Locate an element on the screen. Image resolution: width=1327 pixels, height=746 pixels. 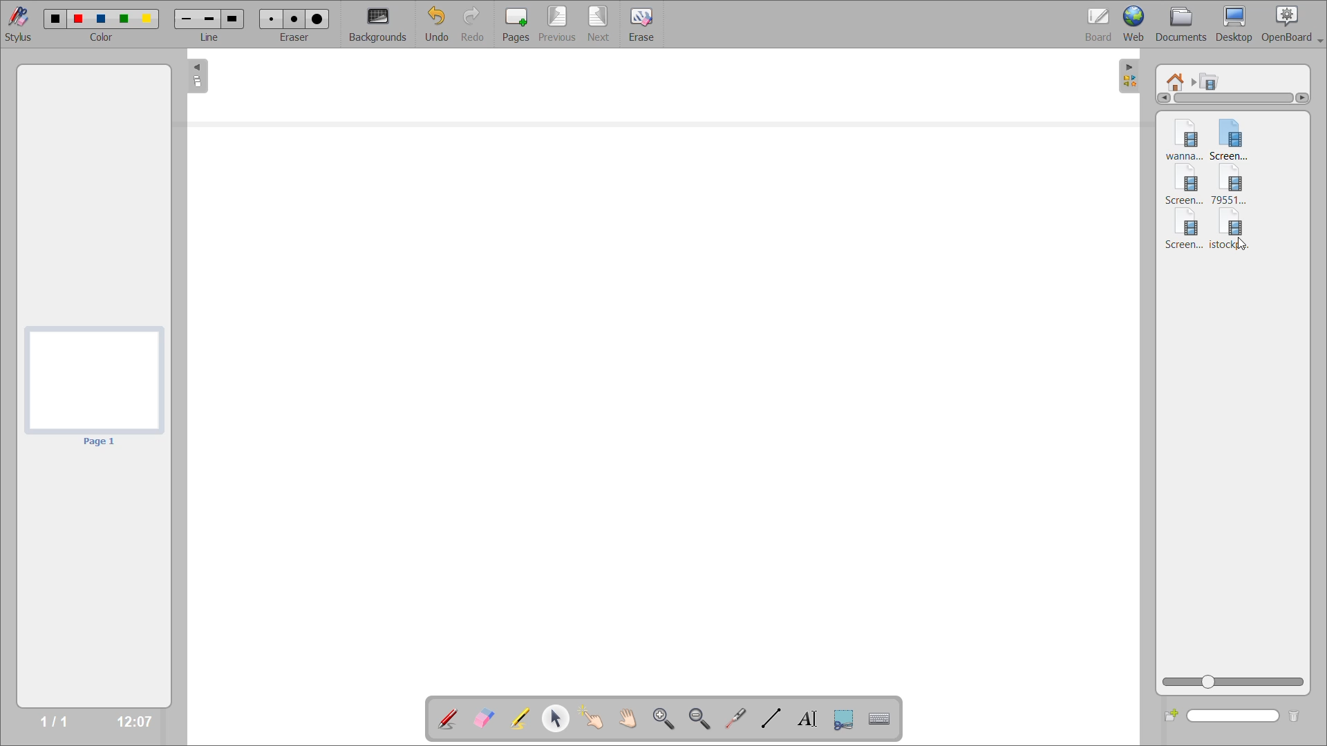
collapse is located at coordinates (196, 78).